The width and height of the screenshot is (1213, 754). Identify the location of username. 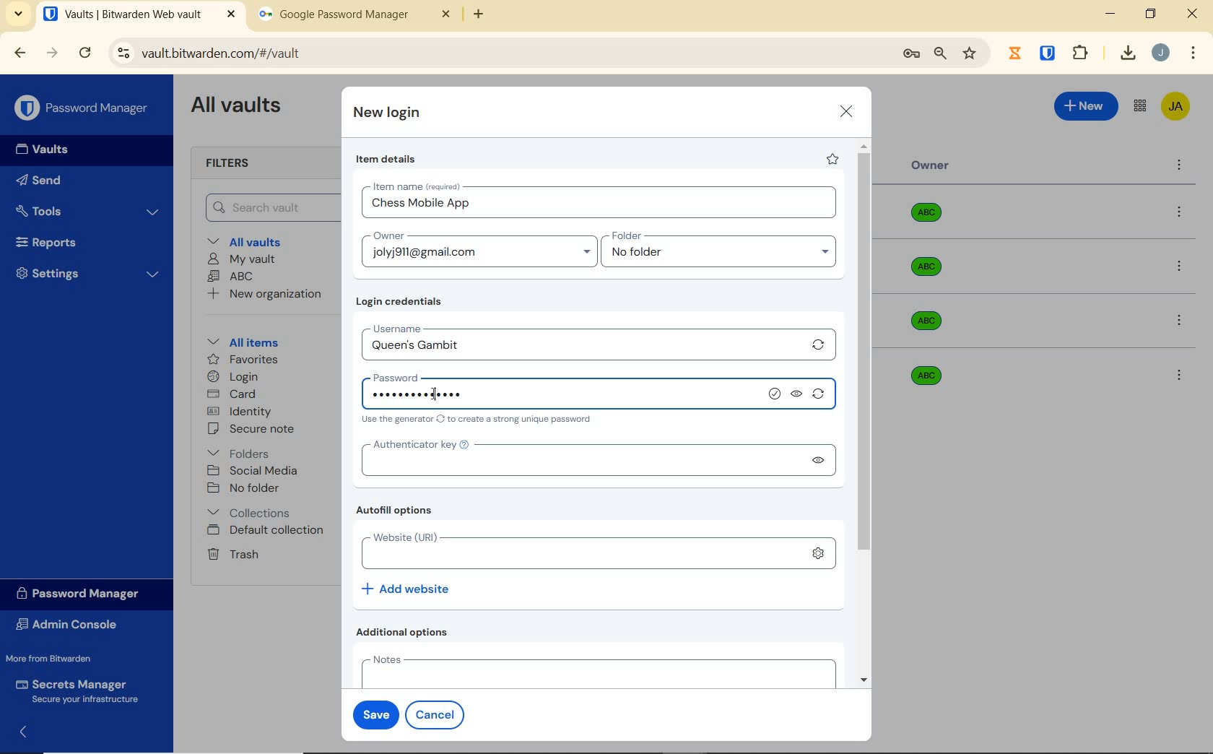
(438, 326).